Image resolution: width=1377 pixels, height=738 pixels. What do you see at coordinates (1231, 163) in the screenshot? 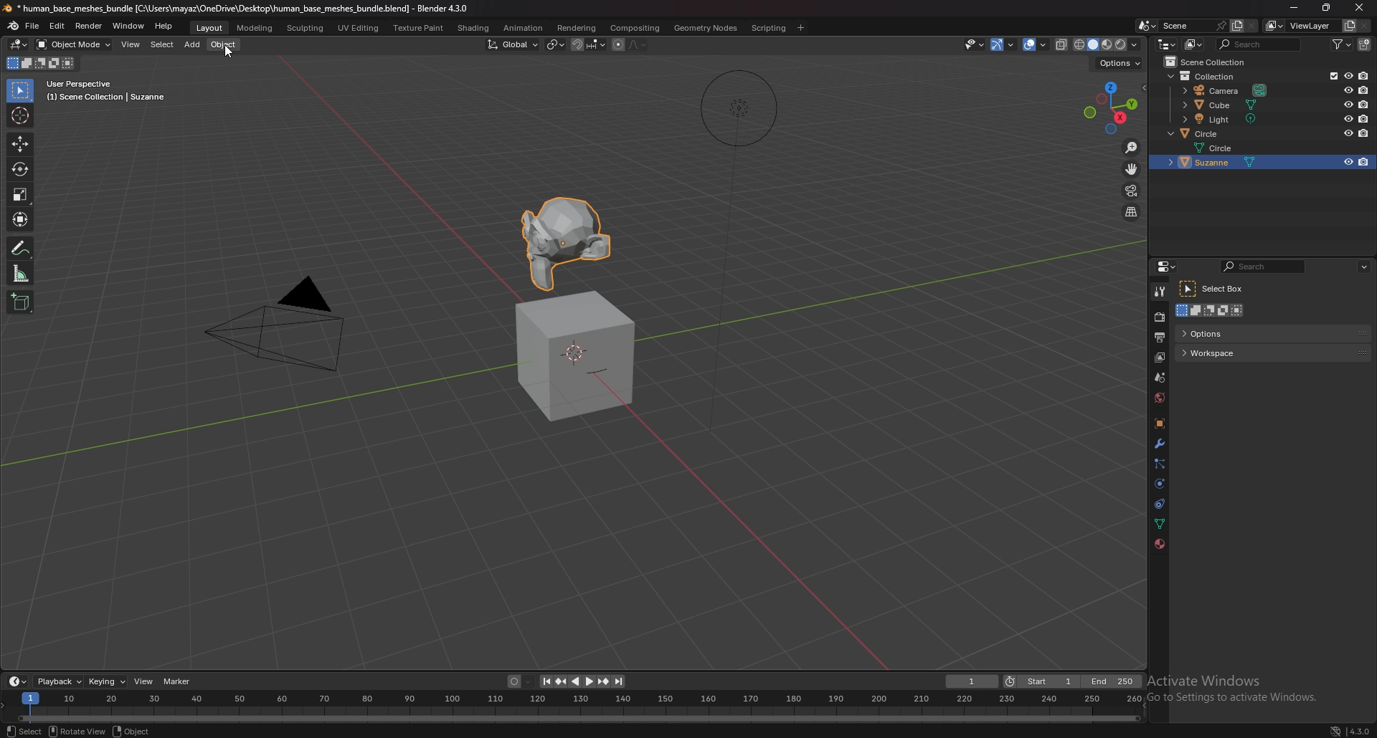
I see `suzanne` at bounding box center [1231, 163].